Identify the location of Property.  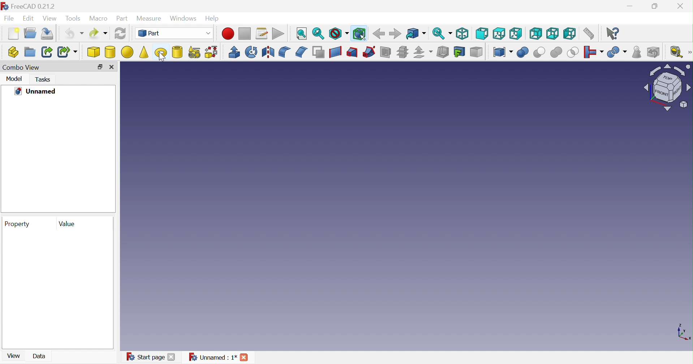
(17, 224).